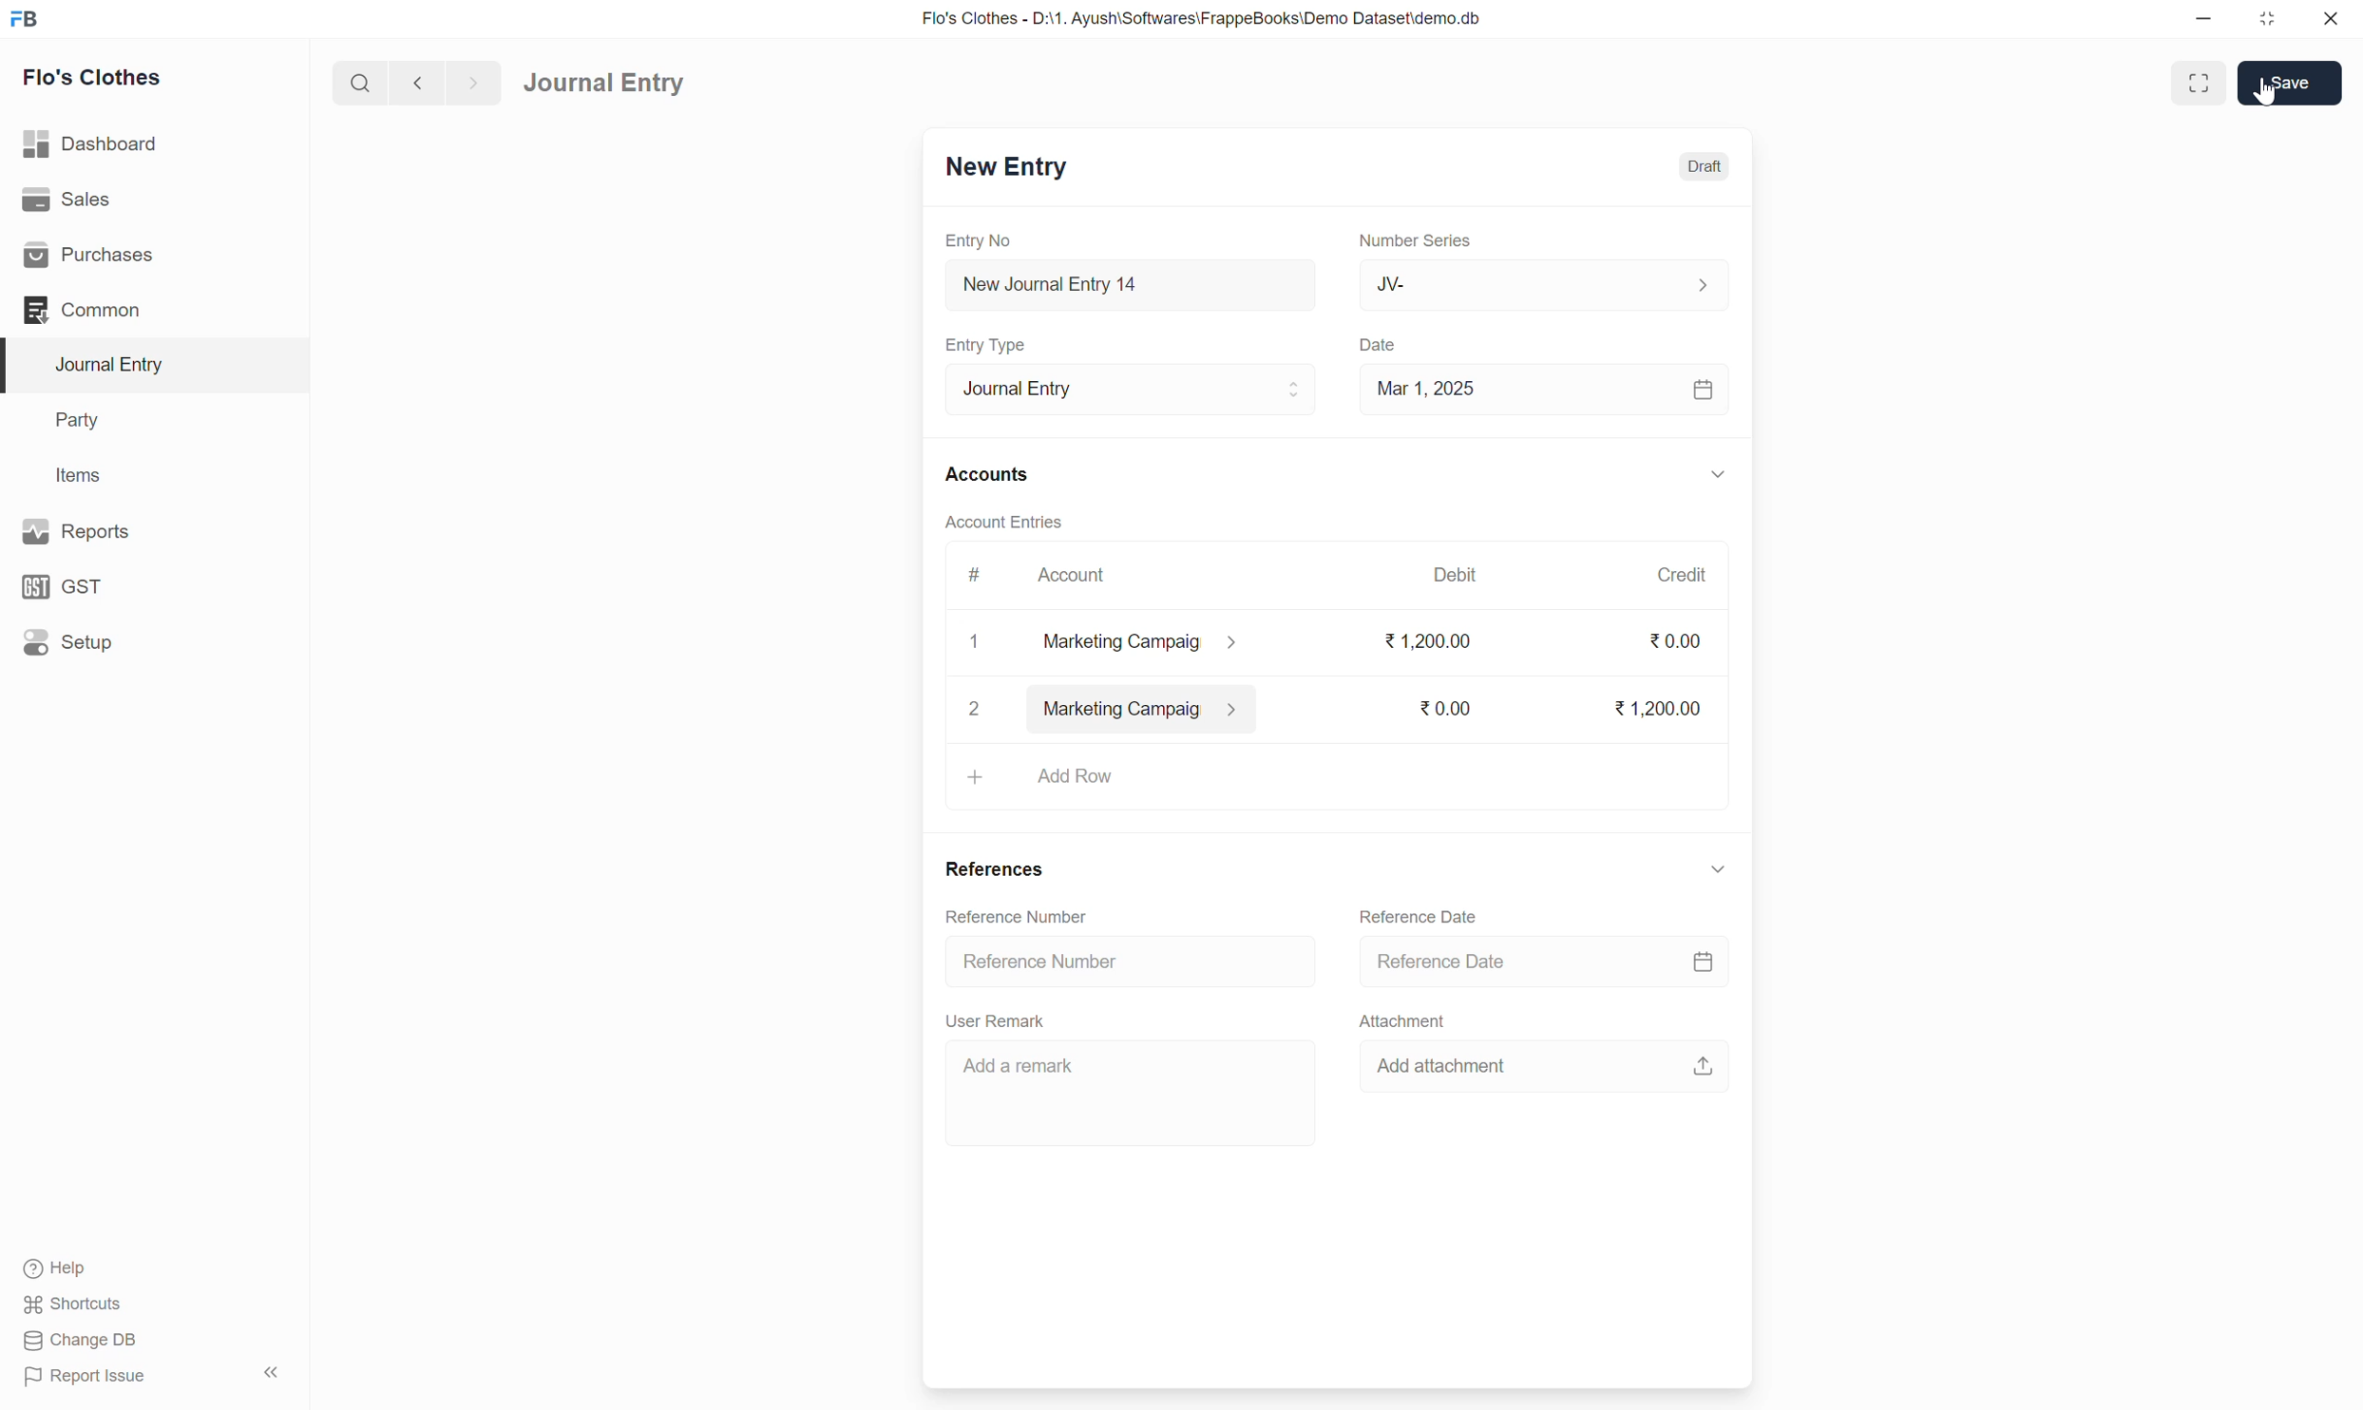 The image size is (2363, 1410). I want to click on Draft, so click(1706, 165).